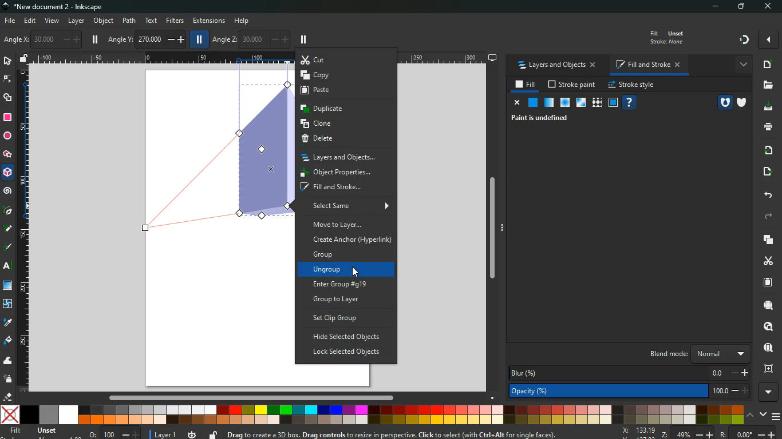  Describe the element at coordinates (209, 21) in the screenshot. I see `extensions` at that location.